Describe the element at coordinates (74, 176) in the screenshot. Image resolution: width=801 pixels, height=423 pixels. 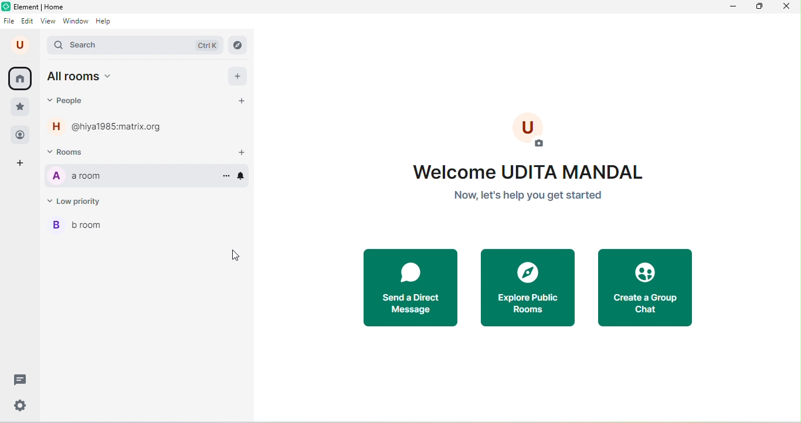
I see `a room` at that location.